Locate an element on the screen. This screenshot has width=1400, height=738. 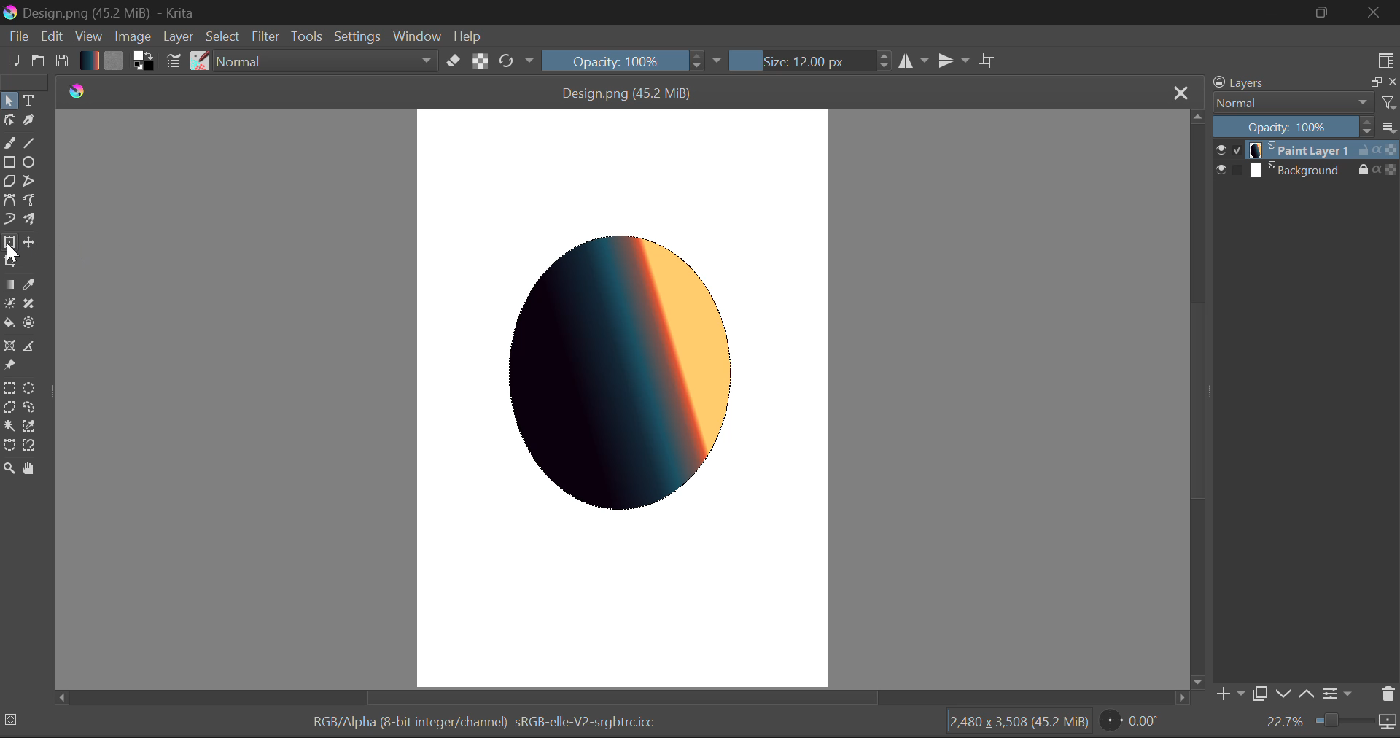
Krita Logo is located at coordinates (75, 90).